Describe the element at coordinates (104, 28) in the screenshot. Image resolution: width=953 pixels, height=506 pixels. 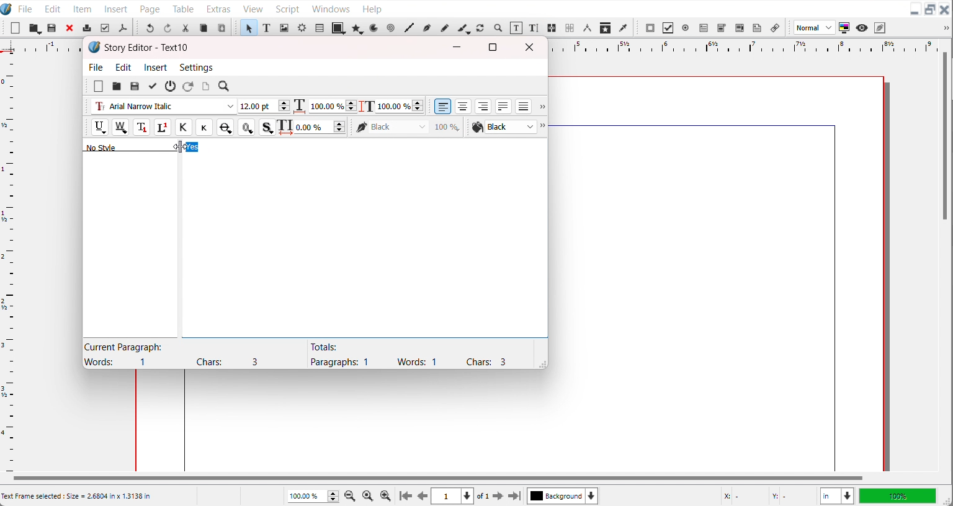
I see `Preflight verifier` at that location.